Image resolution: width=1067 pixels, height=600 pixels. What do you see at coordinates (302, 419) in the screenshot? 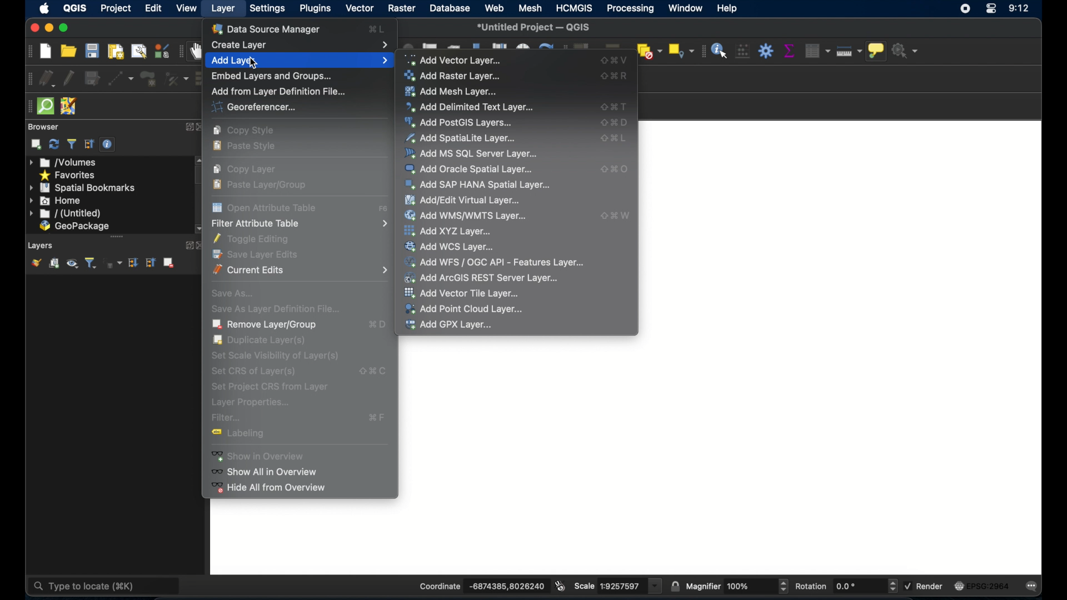
I see `Filter...` at bounding box center [302, 419].